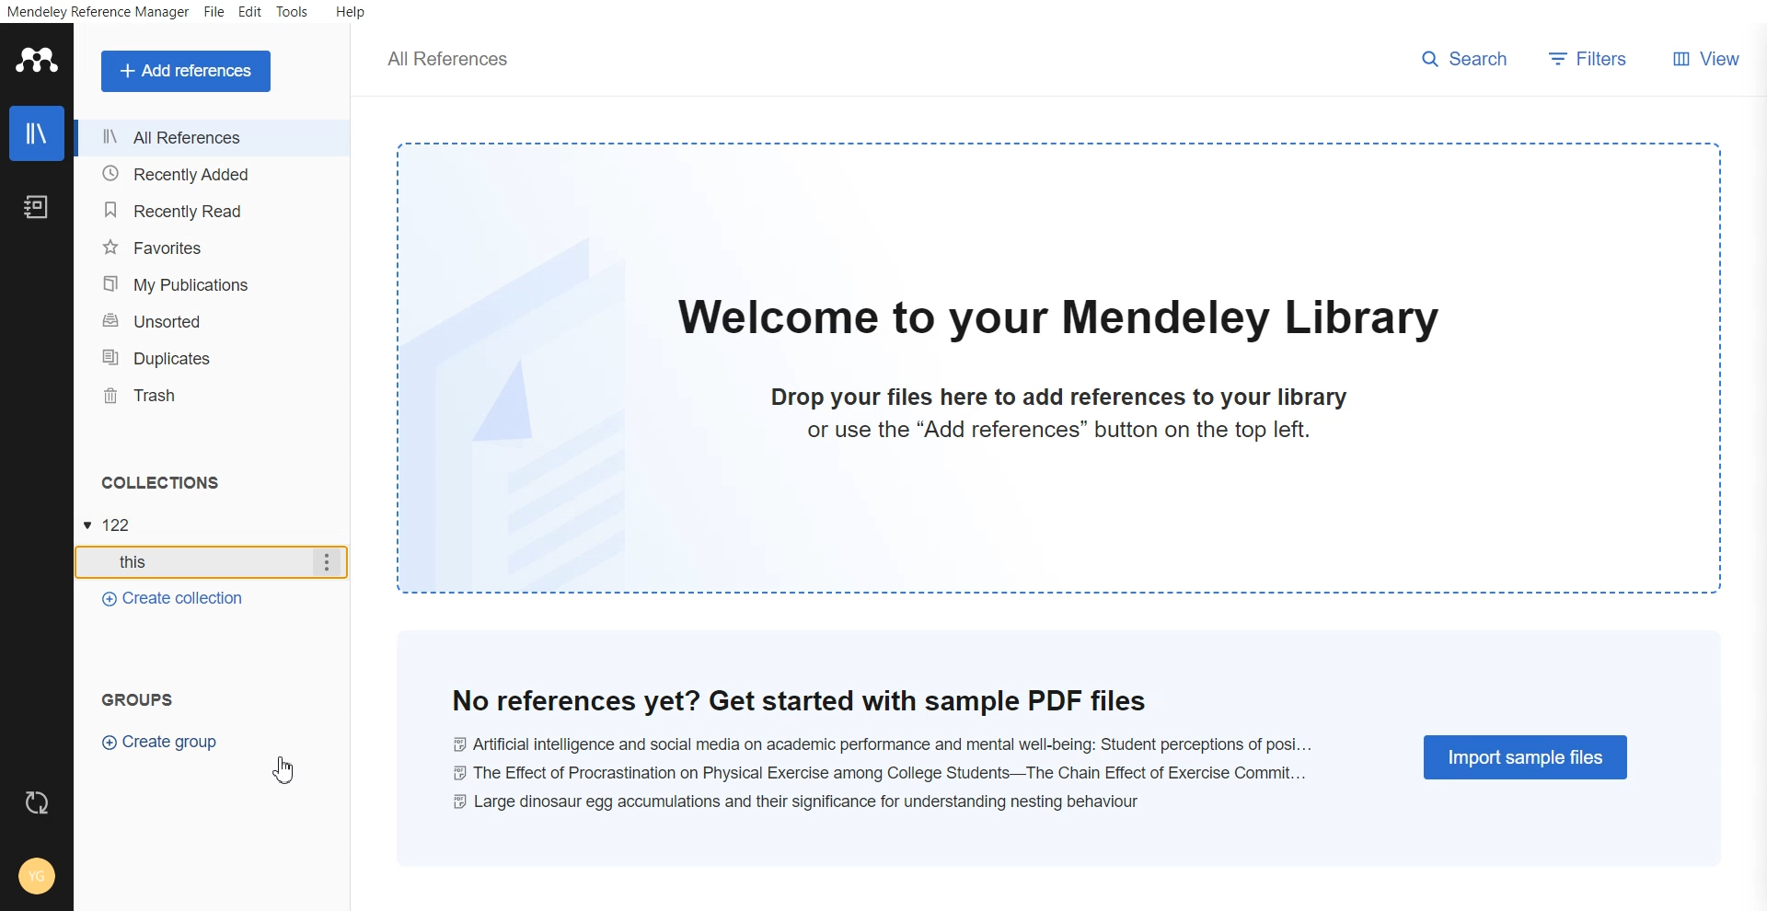 This screenshot has height=911, width=1767. What do you see at coordinates (351, 11) in the screenshot?
I see `Help` at bounding box center [351, 11].